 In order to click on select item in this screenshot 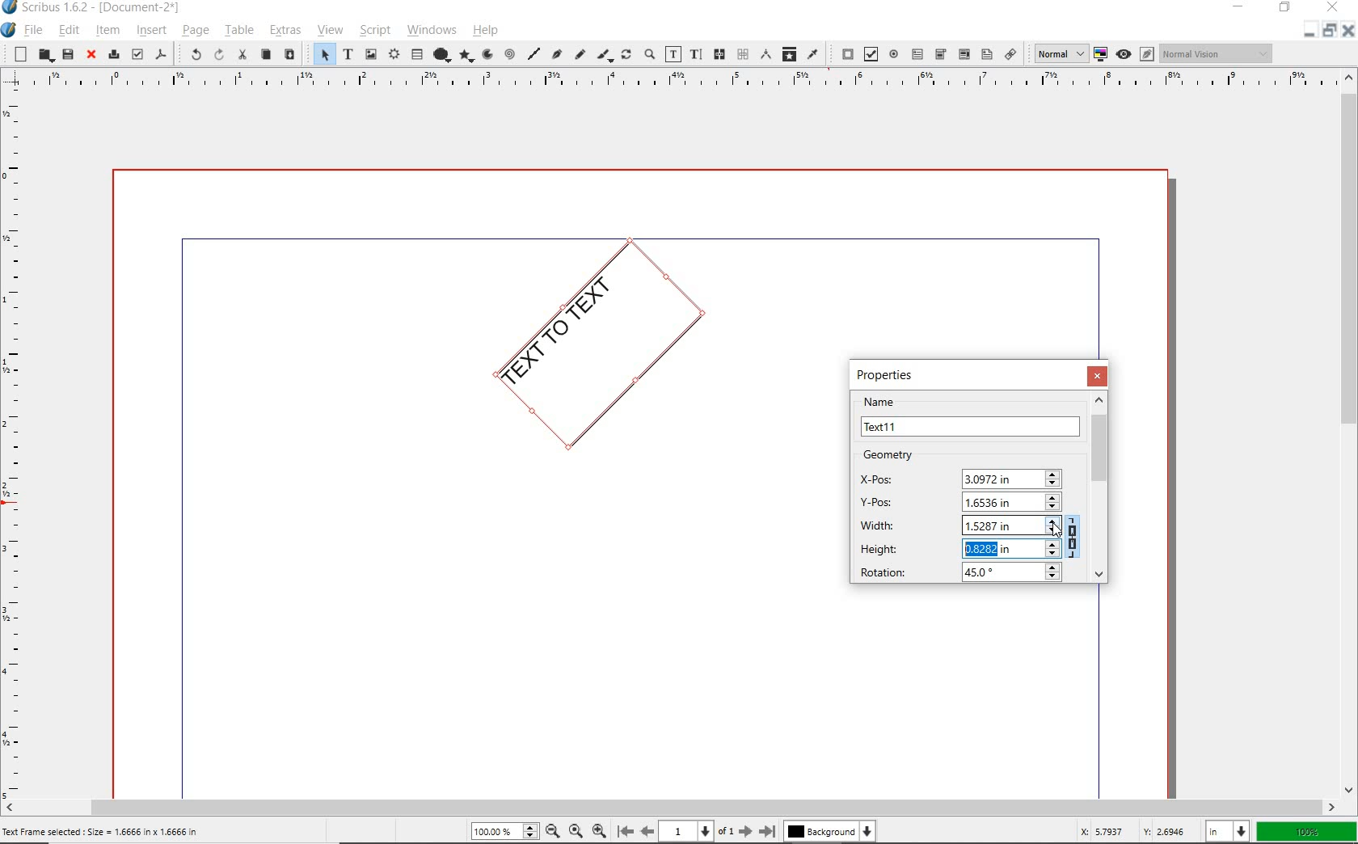, I will do `click(321, 53)`.